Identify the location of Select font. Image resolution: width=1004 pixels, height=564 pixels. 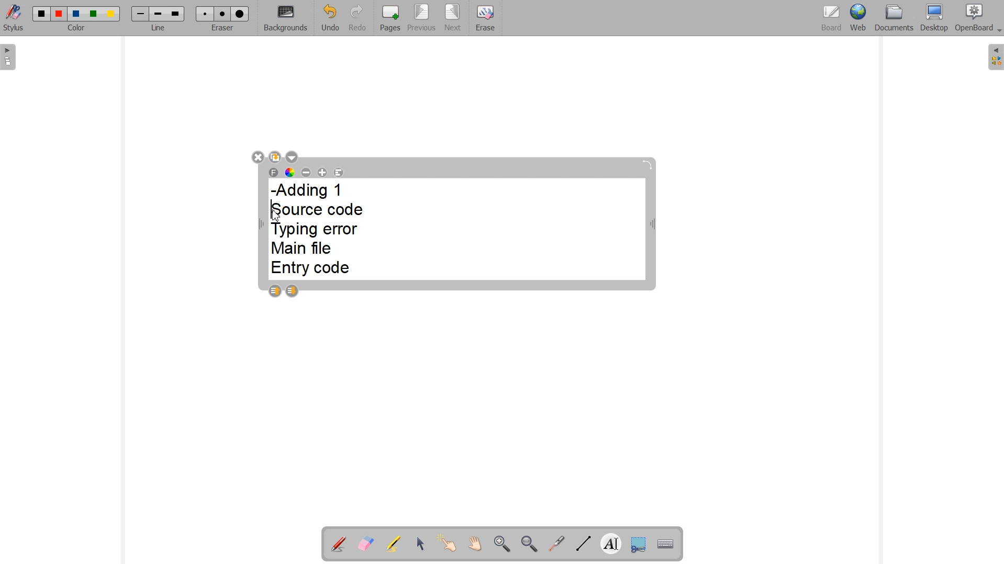
(274, 172).